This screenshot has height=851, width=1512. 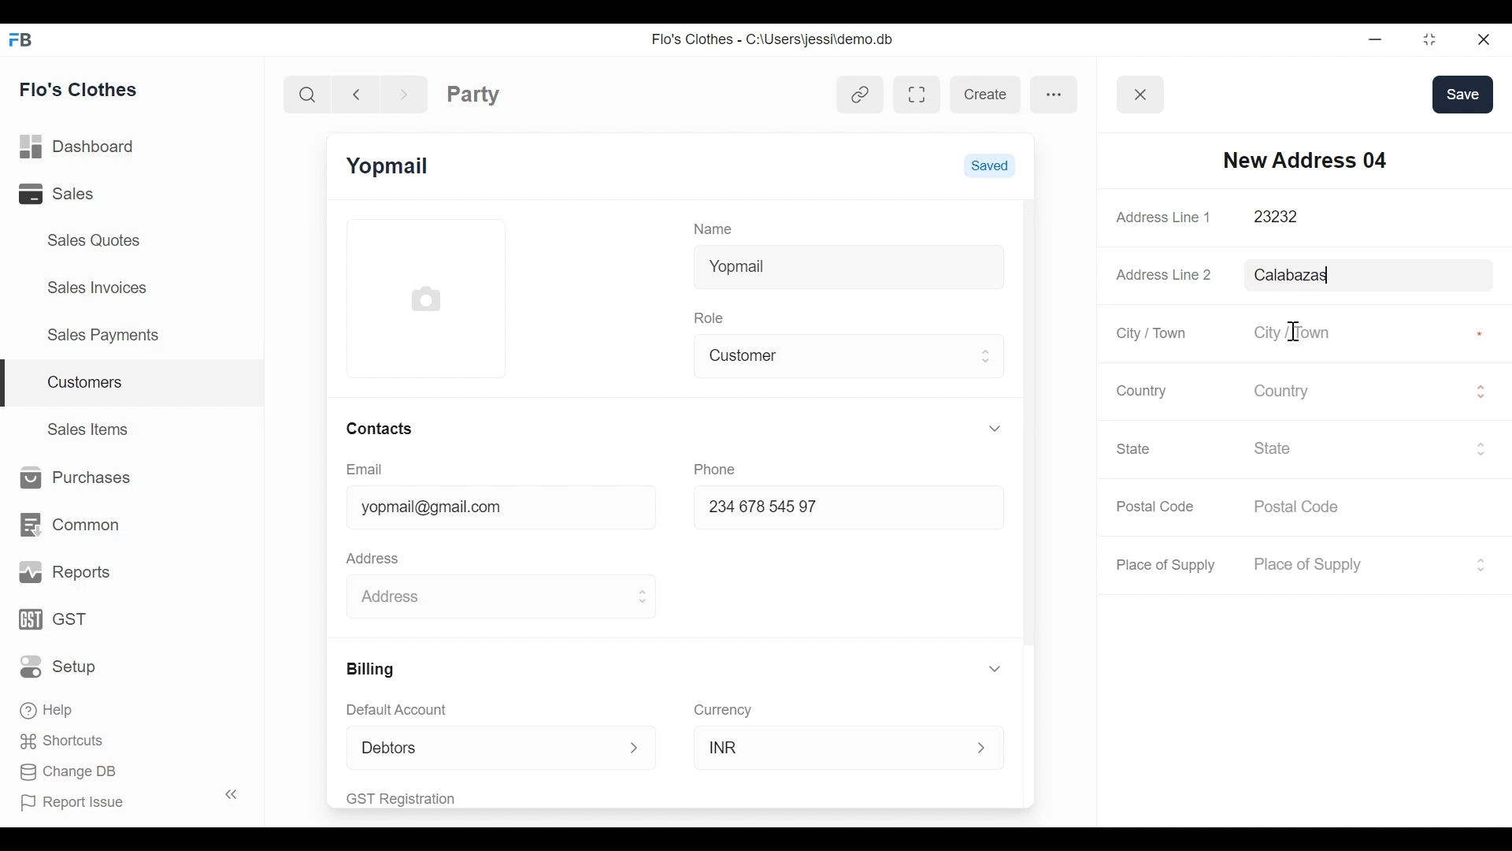 What do you see at coordinates (1358, 448) in the screenshot?
I see `State` at bounding box center [1358, 448].